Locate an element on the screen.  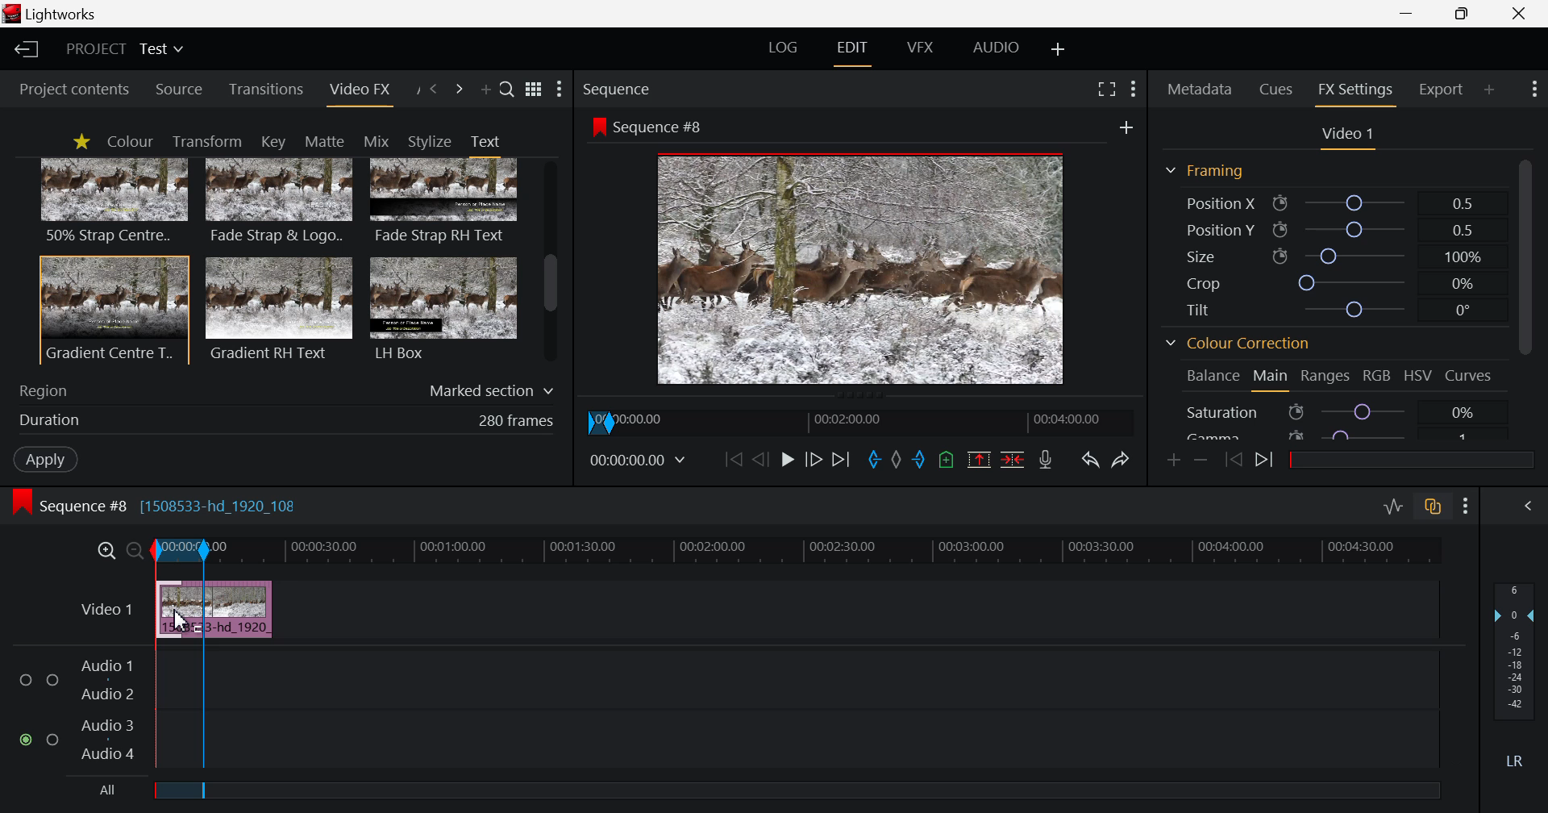
Delete/Cut is located at coordinates (1013, 461).